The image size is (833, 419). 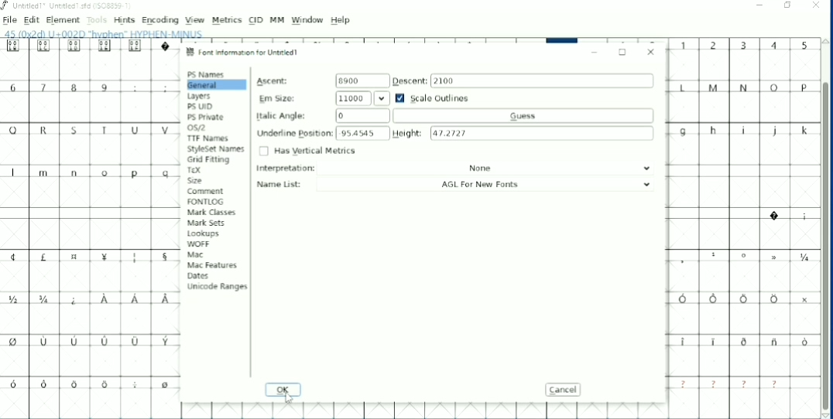 What do you see at coordinates (195, 255) in the screenshot?
I see `Mac` at bounding box center [195, 255].